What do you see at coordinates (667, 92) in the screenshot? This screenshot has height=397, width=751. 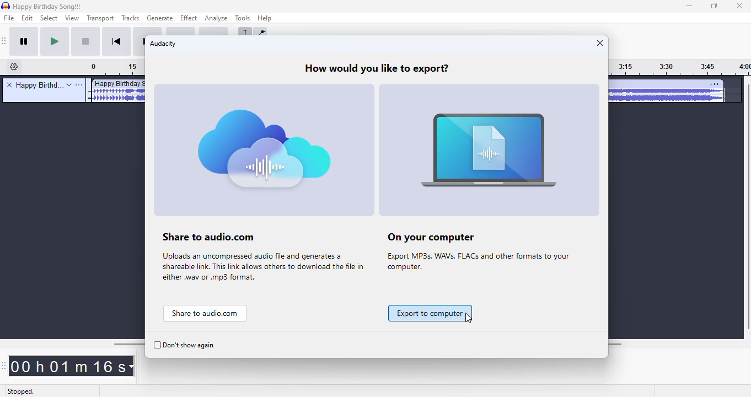 I see `audio track` at bounding box center [667, 92].